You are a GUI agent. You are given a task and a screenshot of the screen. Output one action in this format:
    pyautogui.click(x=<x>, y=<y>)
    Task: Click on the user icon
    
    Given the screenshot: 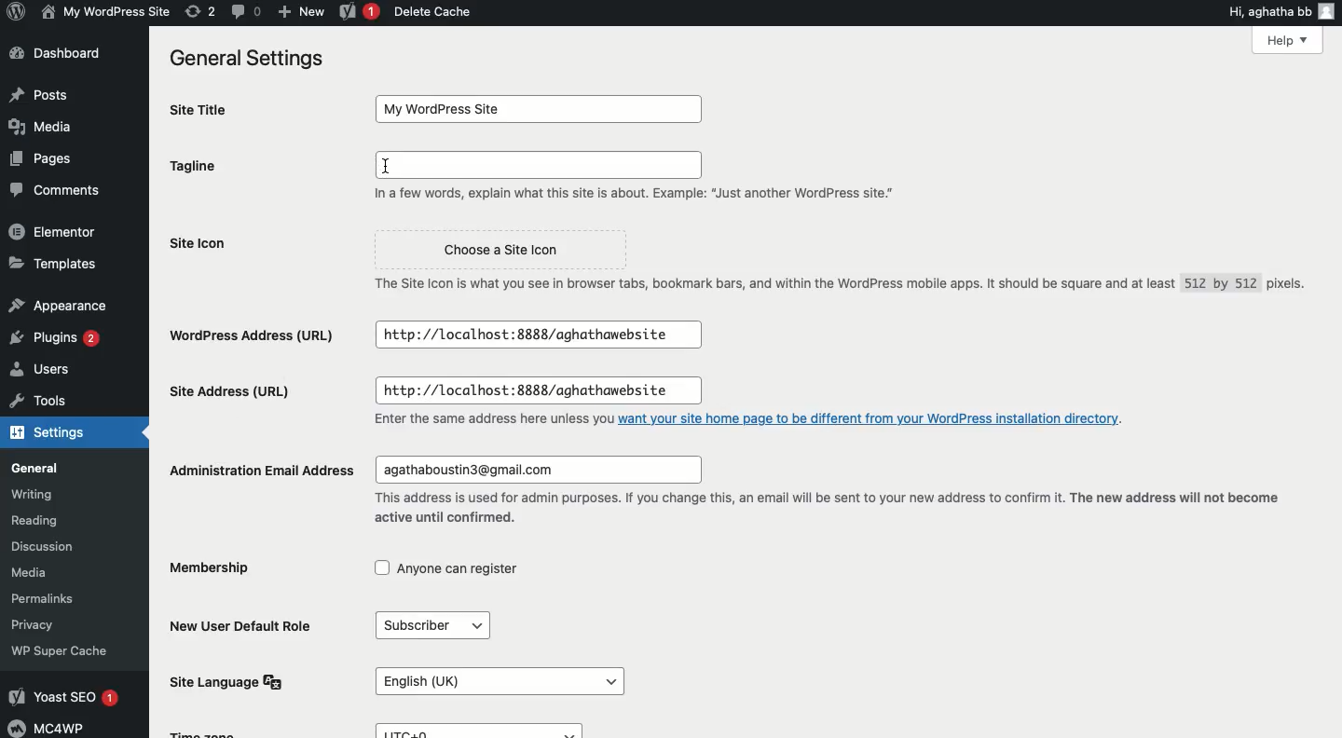 What is the action you would take?
    pyautogui.click(x=1329, y=10)
    